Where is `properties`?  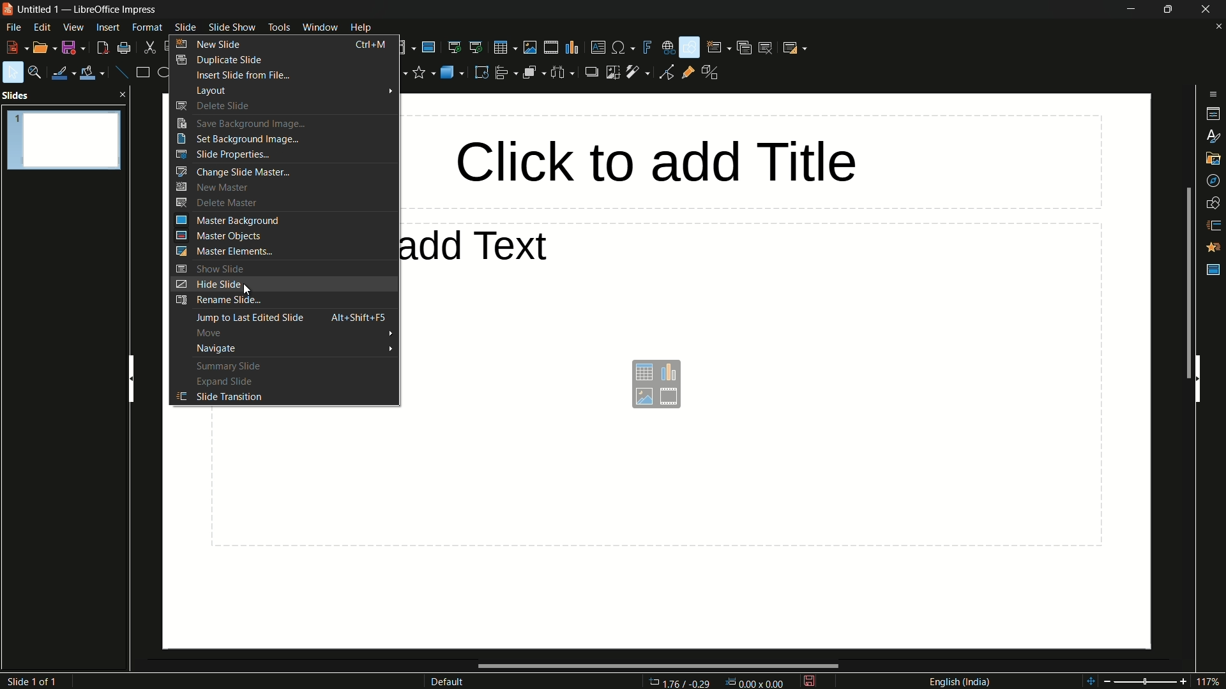 properties is located at coordinates (1211, 114).